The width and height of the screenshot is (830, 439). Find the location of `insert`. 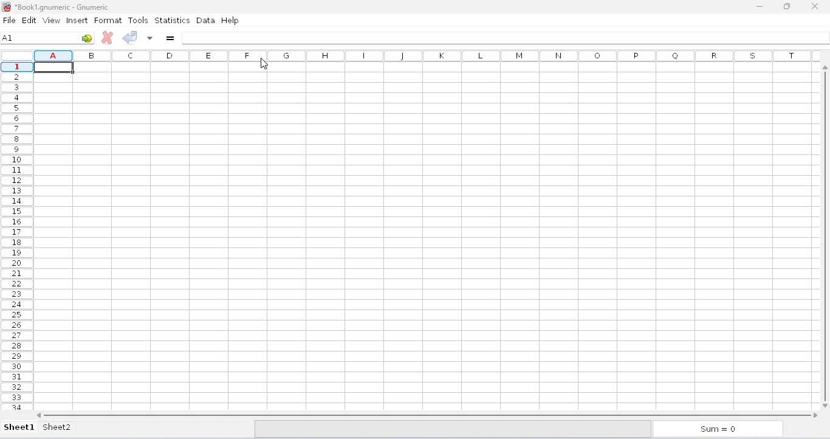

insert is located at coordinates (77, 21).